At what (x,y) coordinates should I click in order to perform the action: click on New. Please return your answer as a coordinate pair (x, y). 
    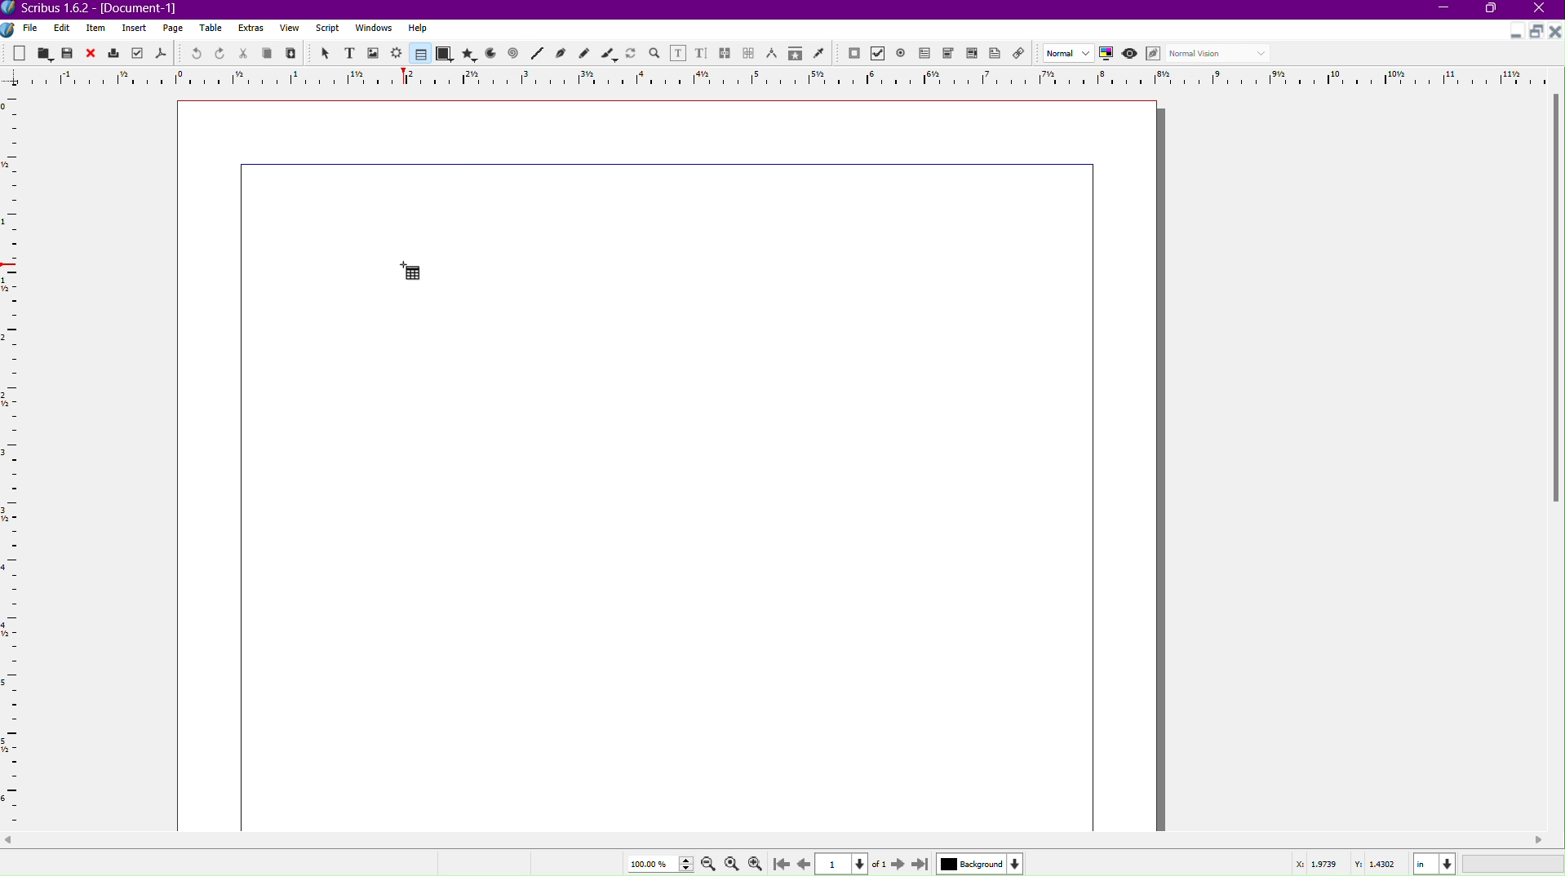
    Looking at the image, I should click on (20, 52).